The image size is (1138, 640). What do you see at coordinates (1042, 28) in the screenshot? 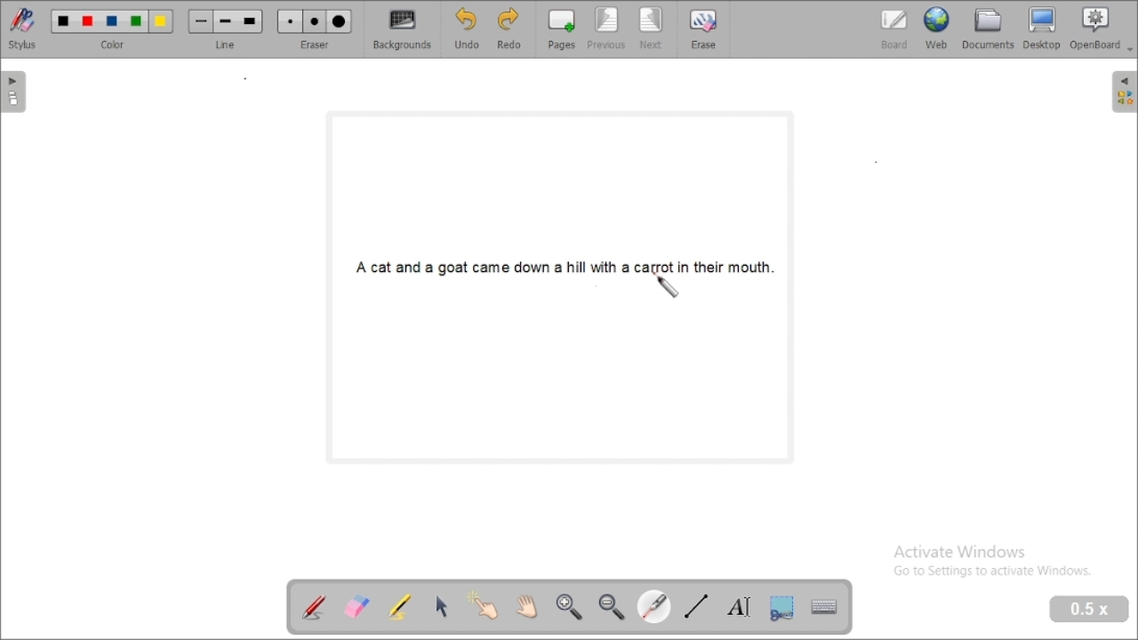
I see `desktop` at bounding box center [1042, 28].